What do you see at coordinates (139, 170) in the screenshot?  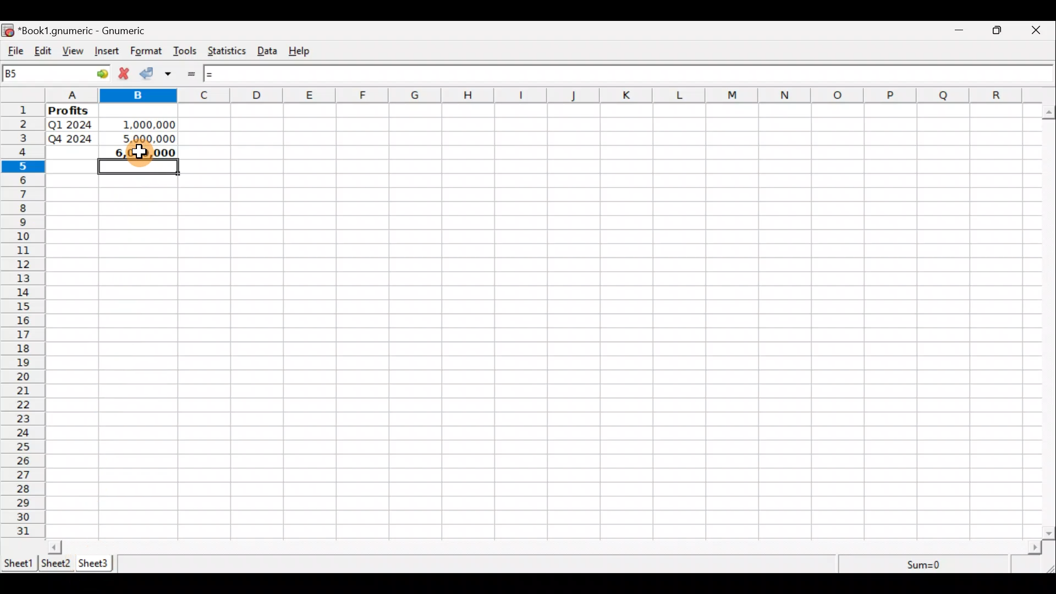 I see `Selected cell` at bounding box center [139, 170].